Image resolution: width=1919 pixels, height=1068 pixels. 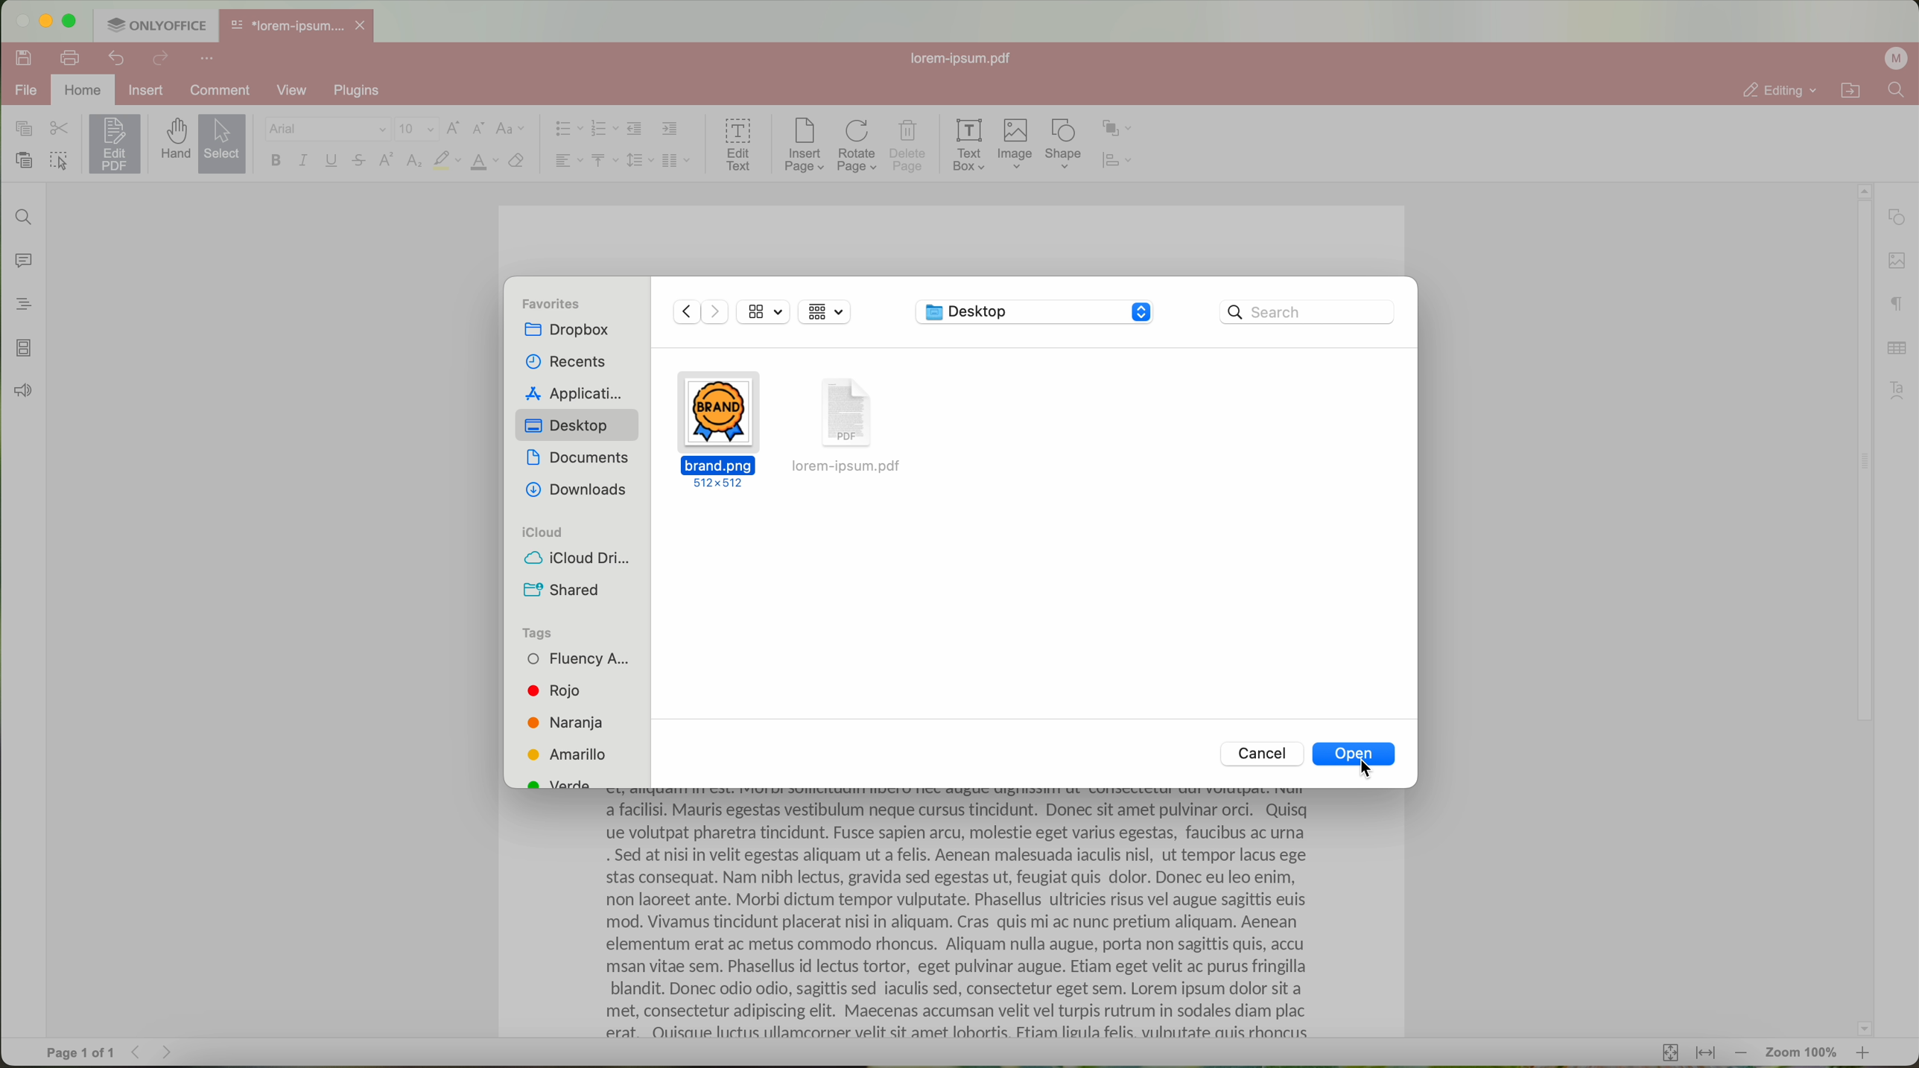 I want to click on feedback & support, so click(x=22, y=393).